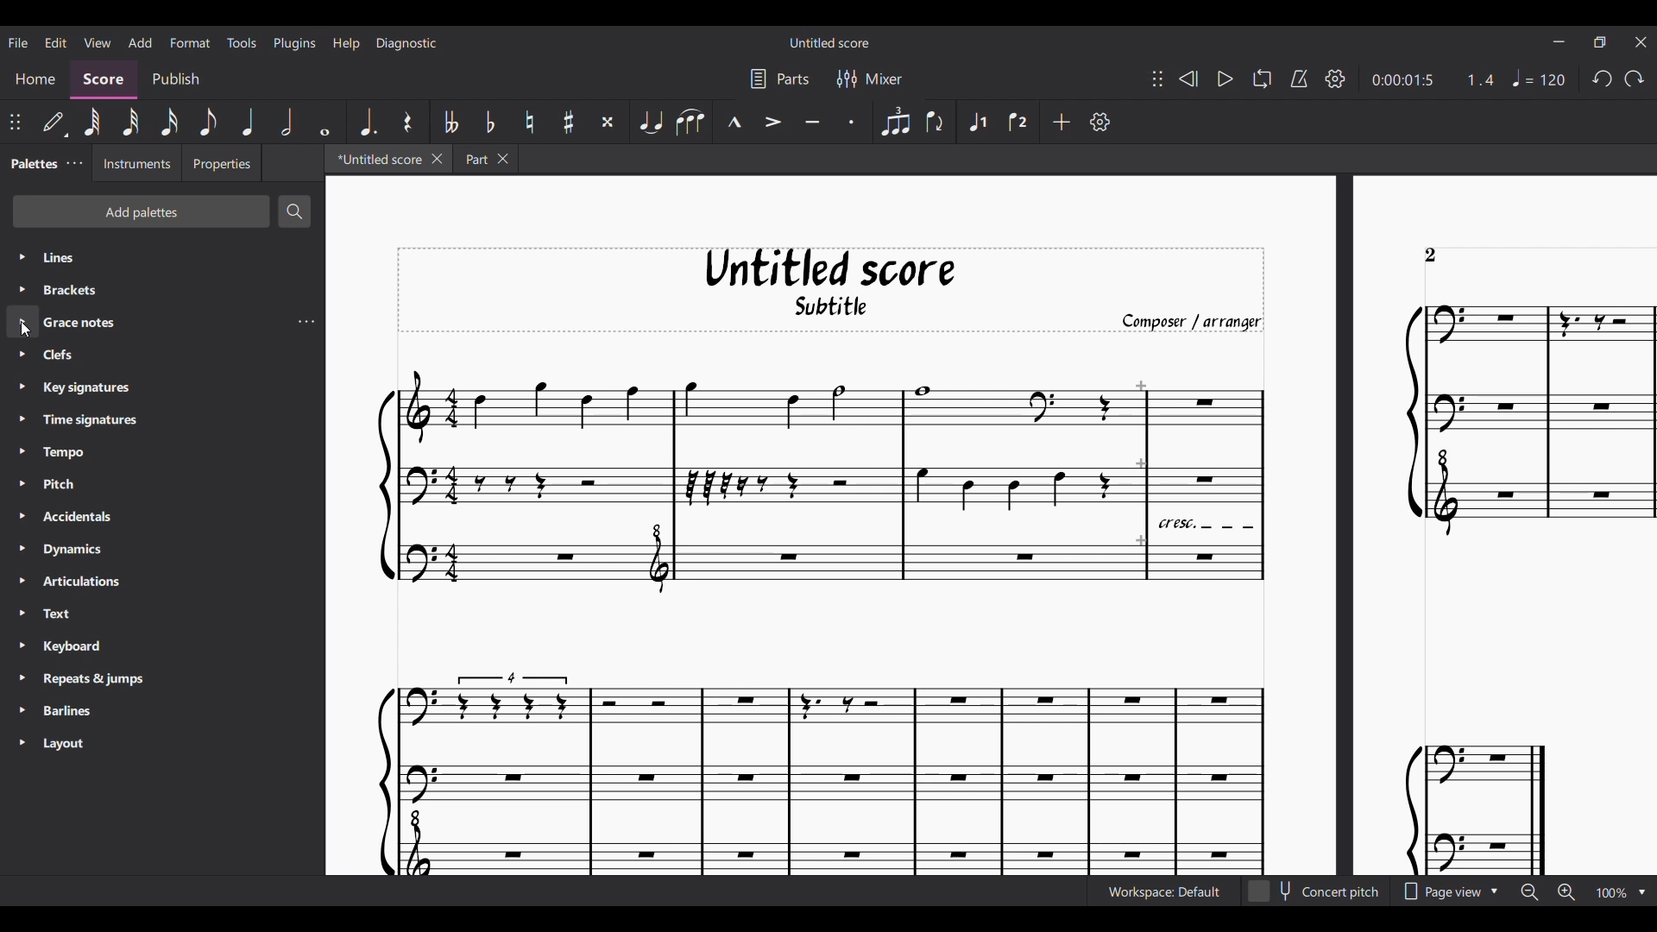 The image size is (1657, 932). What do you see at coordinates (1262, 79) in the screenshot?
I see `Looping playback` at bounding box center [1262, 79].